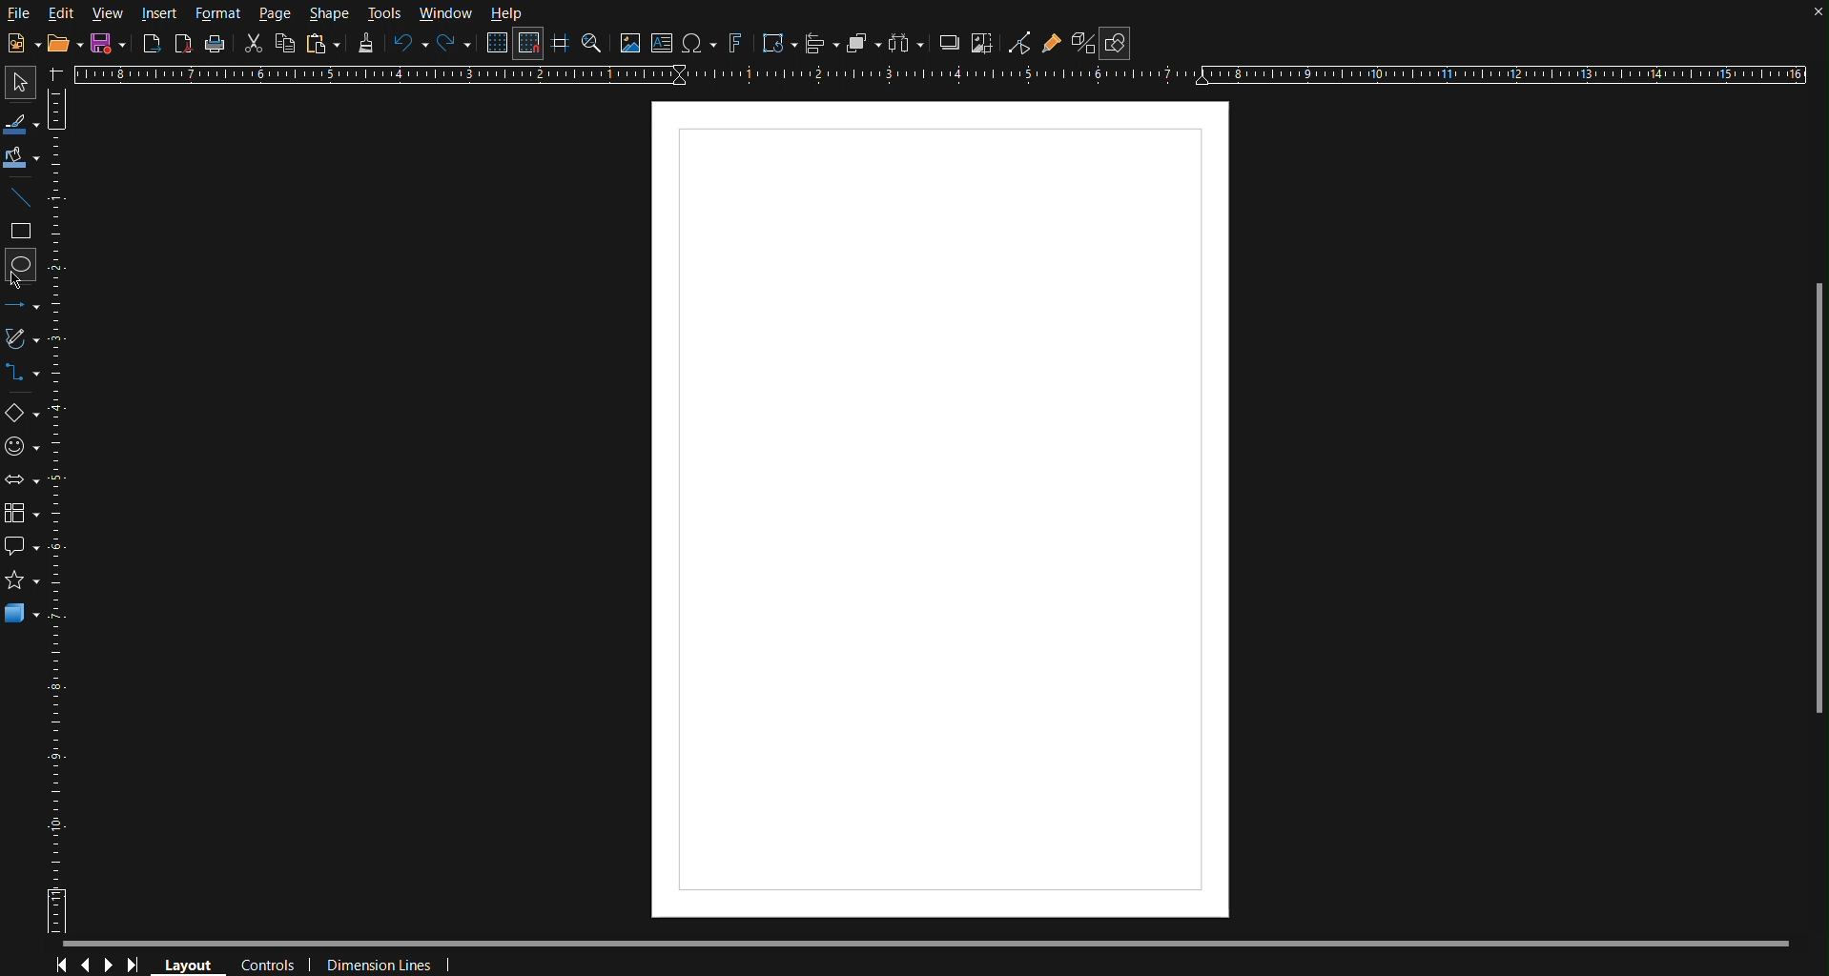 This screenshot has width=1829, height=976. Describe the element at coordinates (22, 305) in the screenshot. I see `Line and Arrows` at that location.